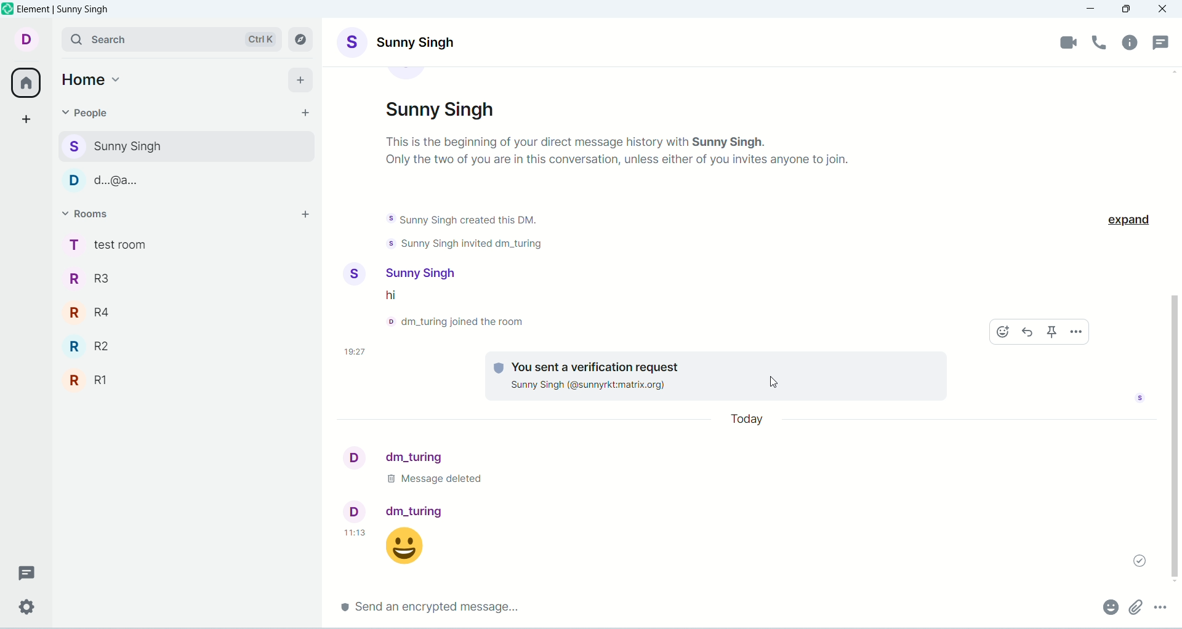  What do you see at coordinates (187, 308) in the screenshot?
I see `R4` at bounding box center [187, 308].